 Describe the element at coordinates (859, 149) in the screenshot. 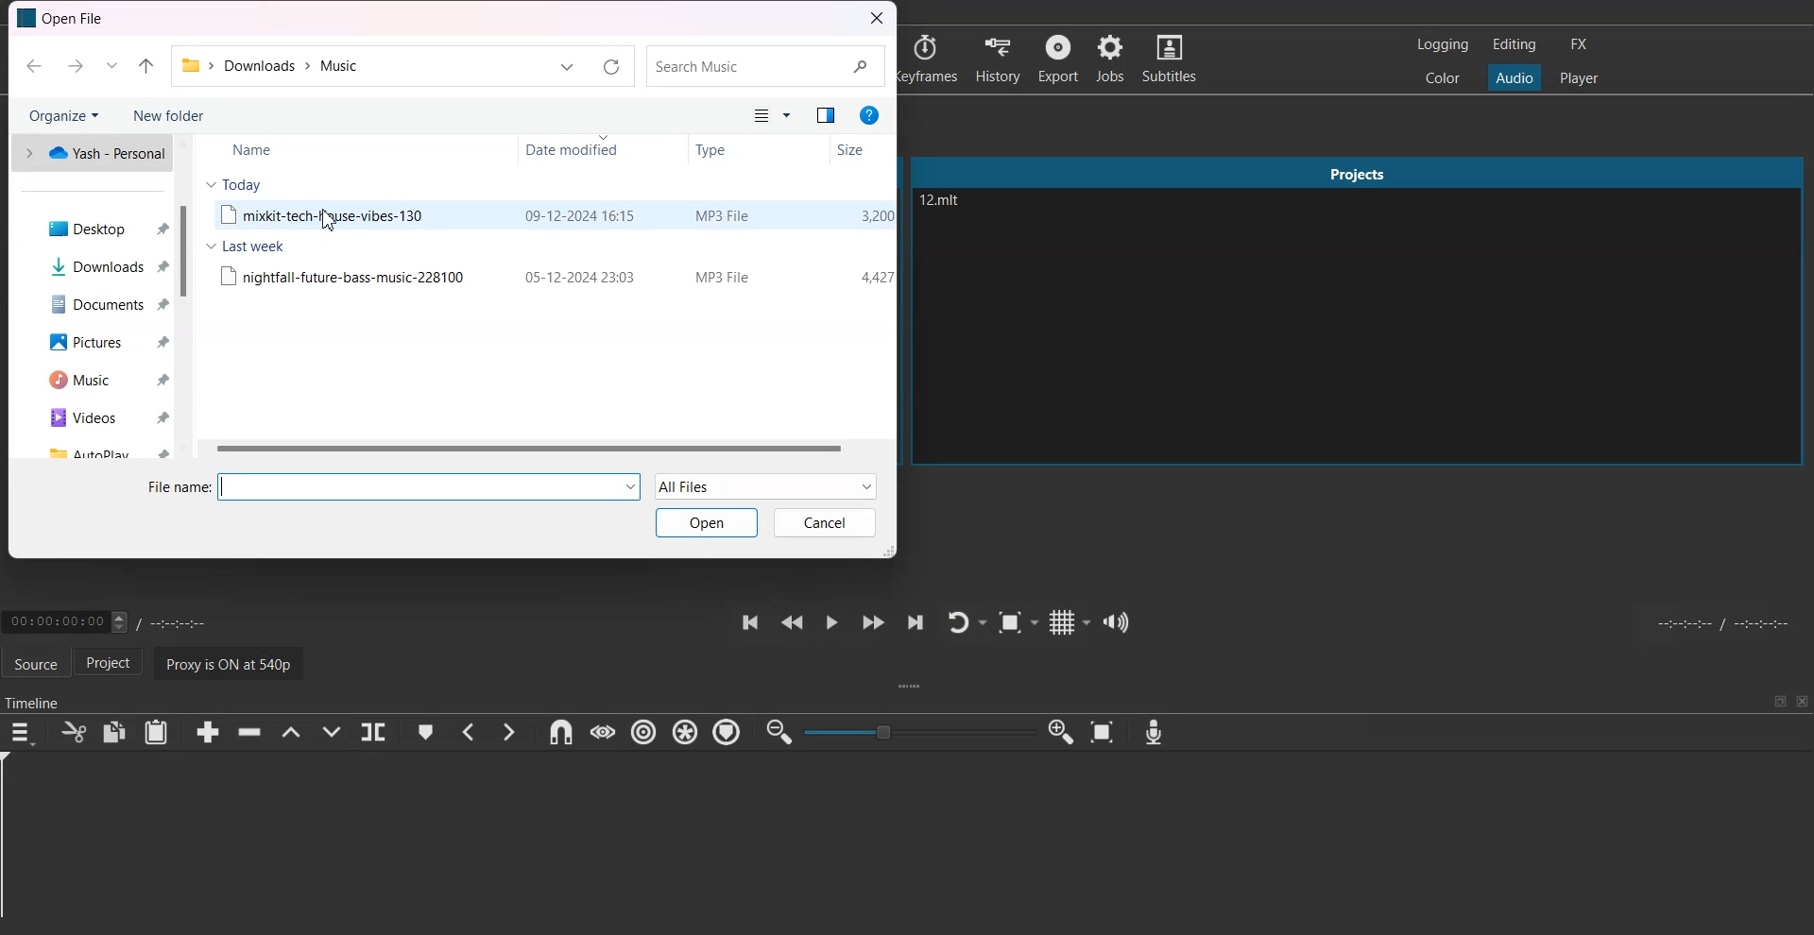

I see `Size` at that location.